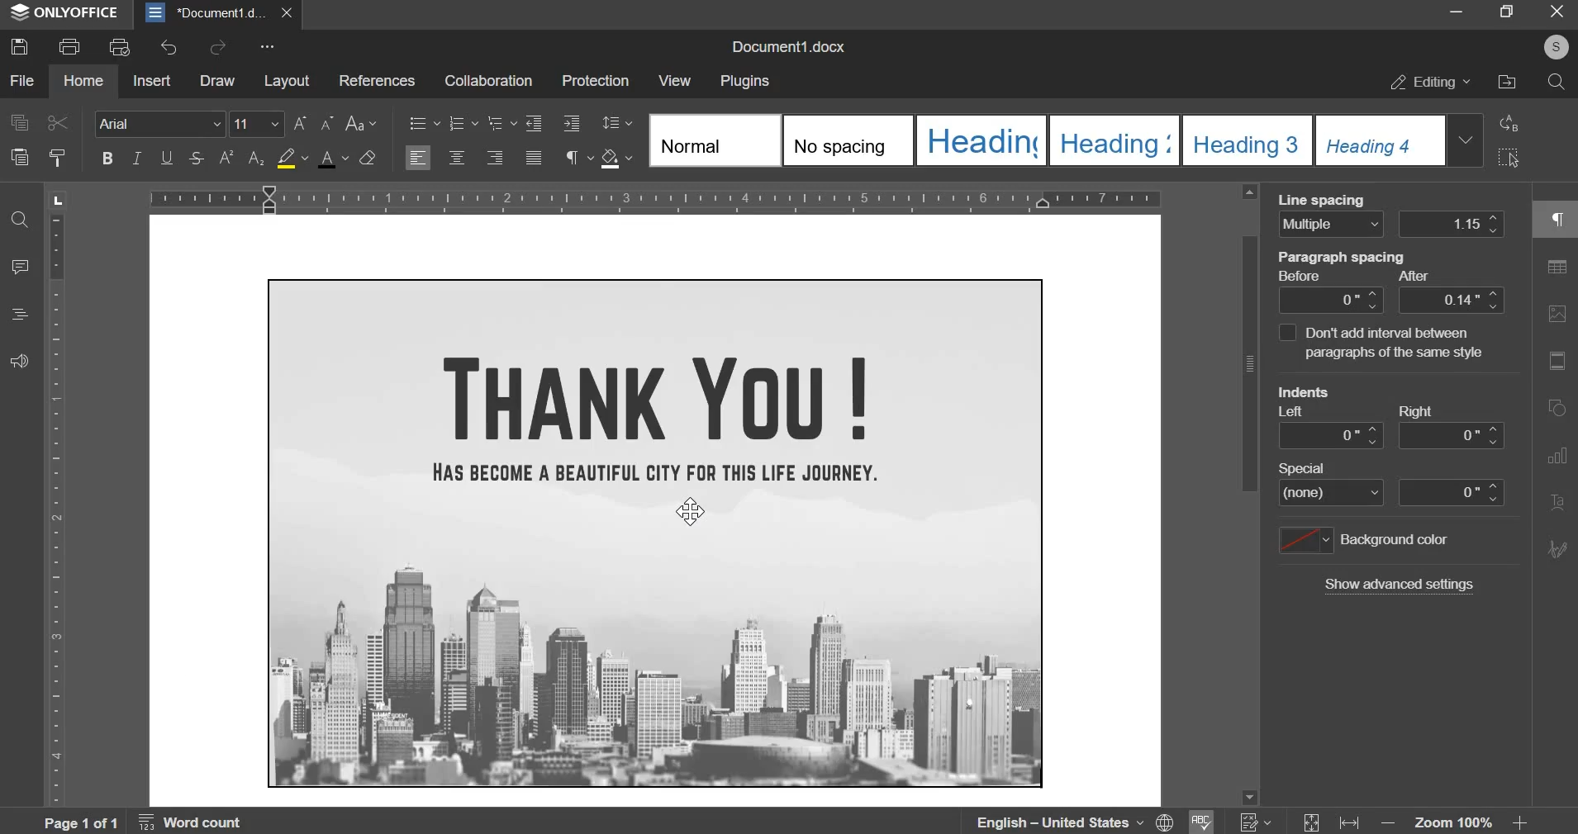 This screenshot has width=1578, height=834. Describe the element at coordinates (847, 140) in the screenshot. I see `No spacing` at that location.